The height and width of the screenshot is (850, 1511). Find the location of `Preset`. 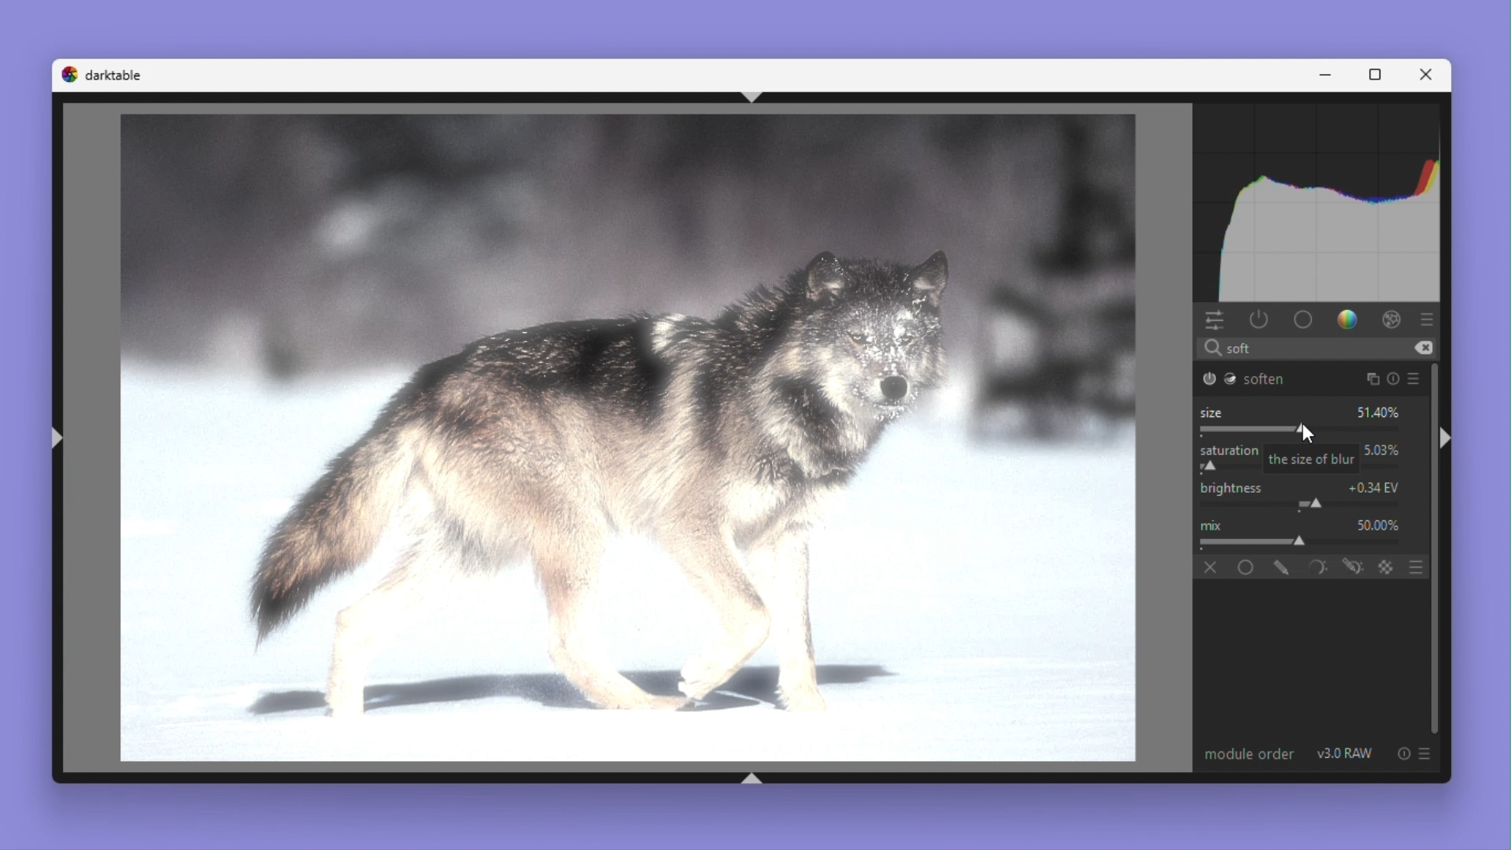

Preset is located at coordinates (1418, 379).